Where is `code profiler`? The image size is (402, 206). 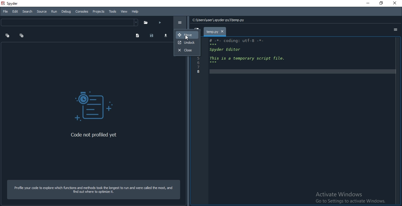
code profiler is located at coordinates (92, 105).